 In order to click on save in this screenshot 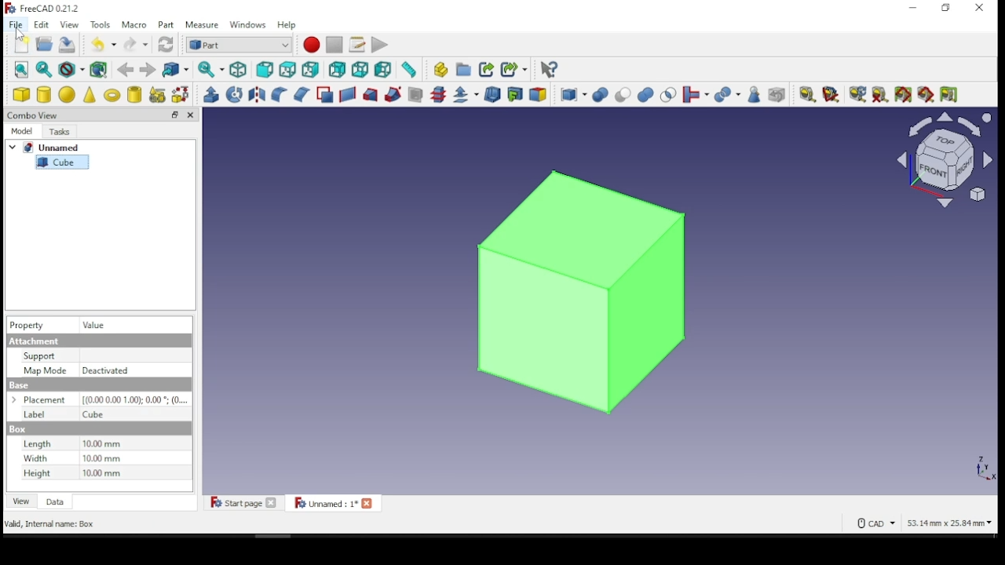, I will do `click(68, 43)`.